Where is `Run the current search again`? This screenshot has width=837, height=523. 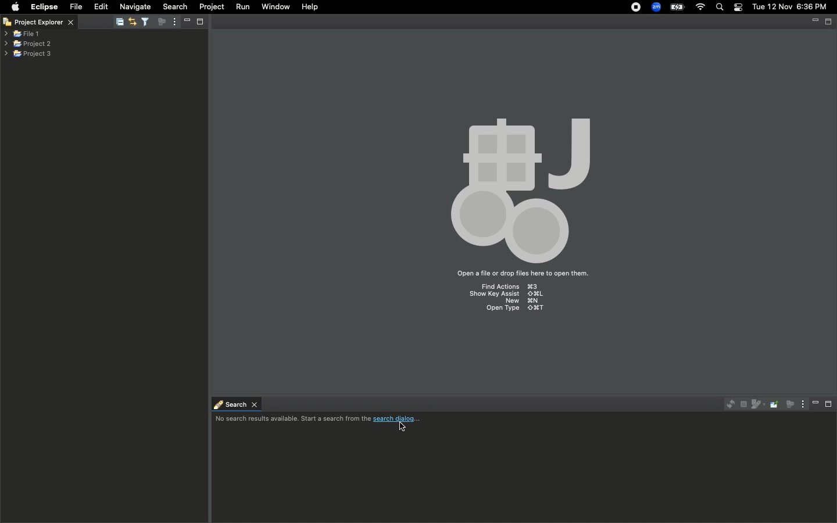 Run the current search again is located at coordinates (728, 404).